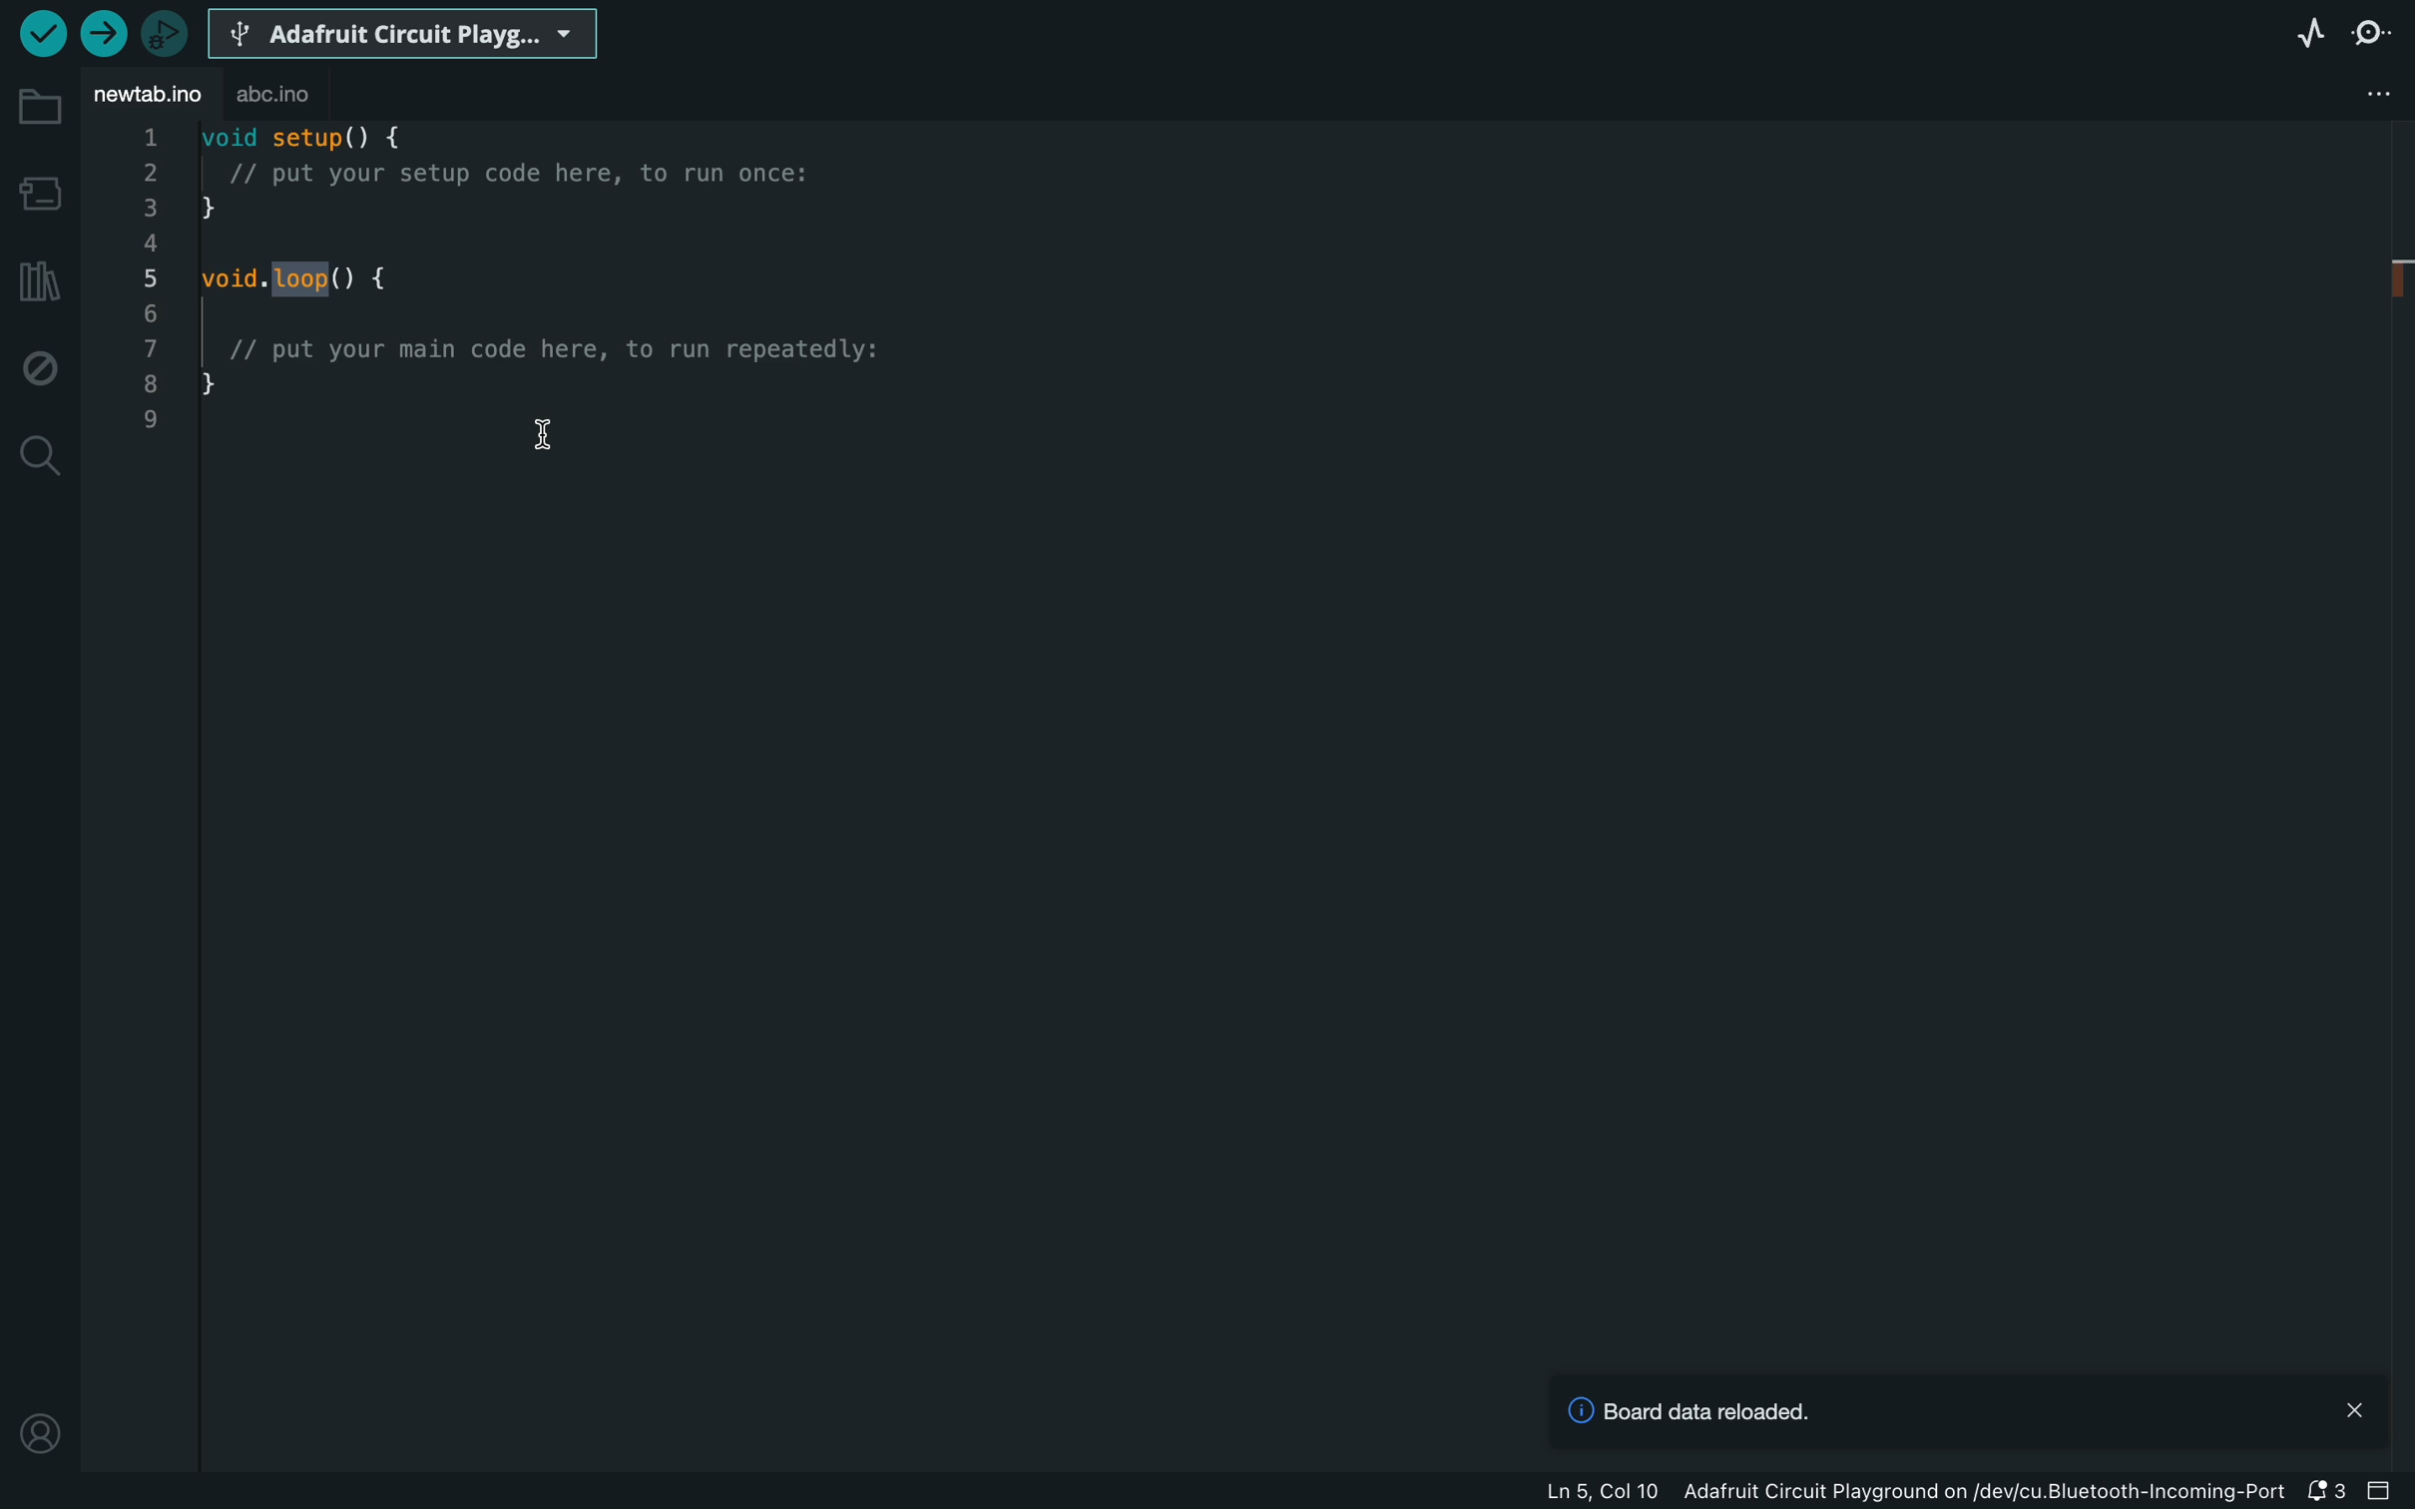  I want to click on 8, so click(150, 382).